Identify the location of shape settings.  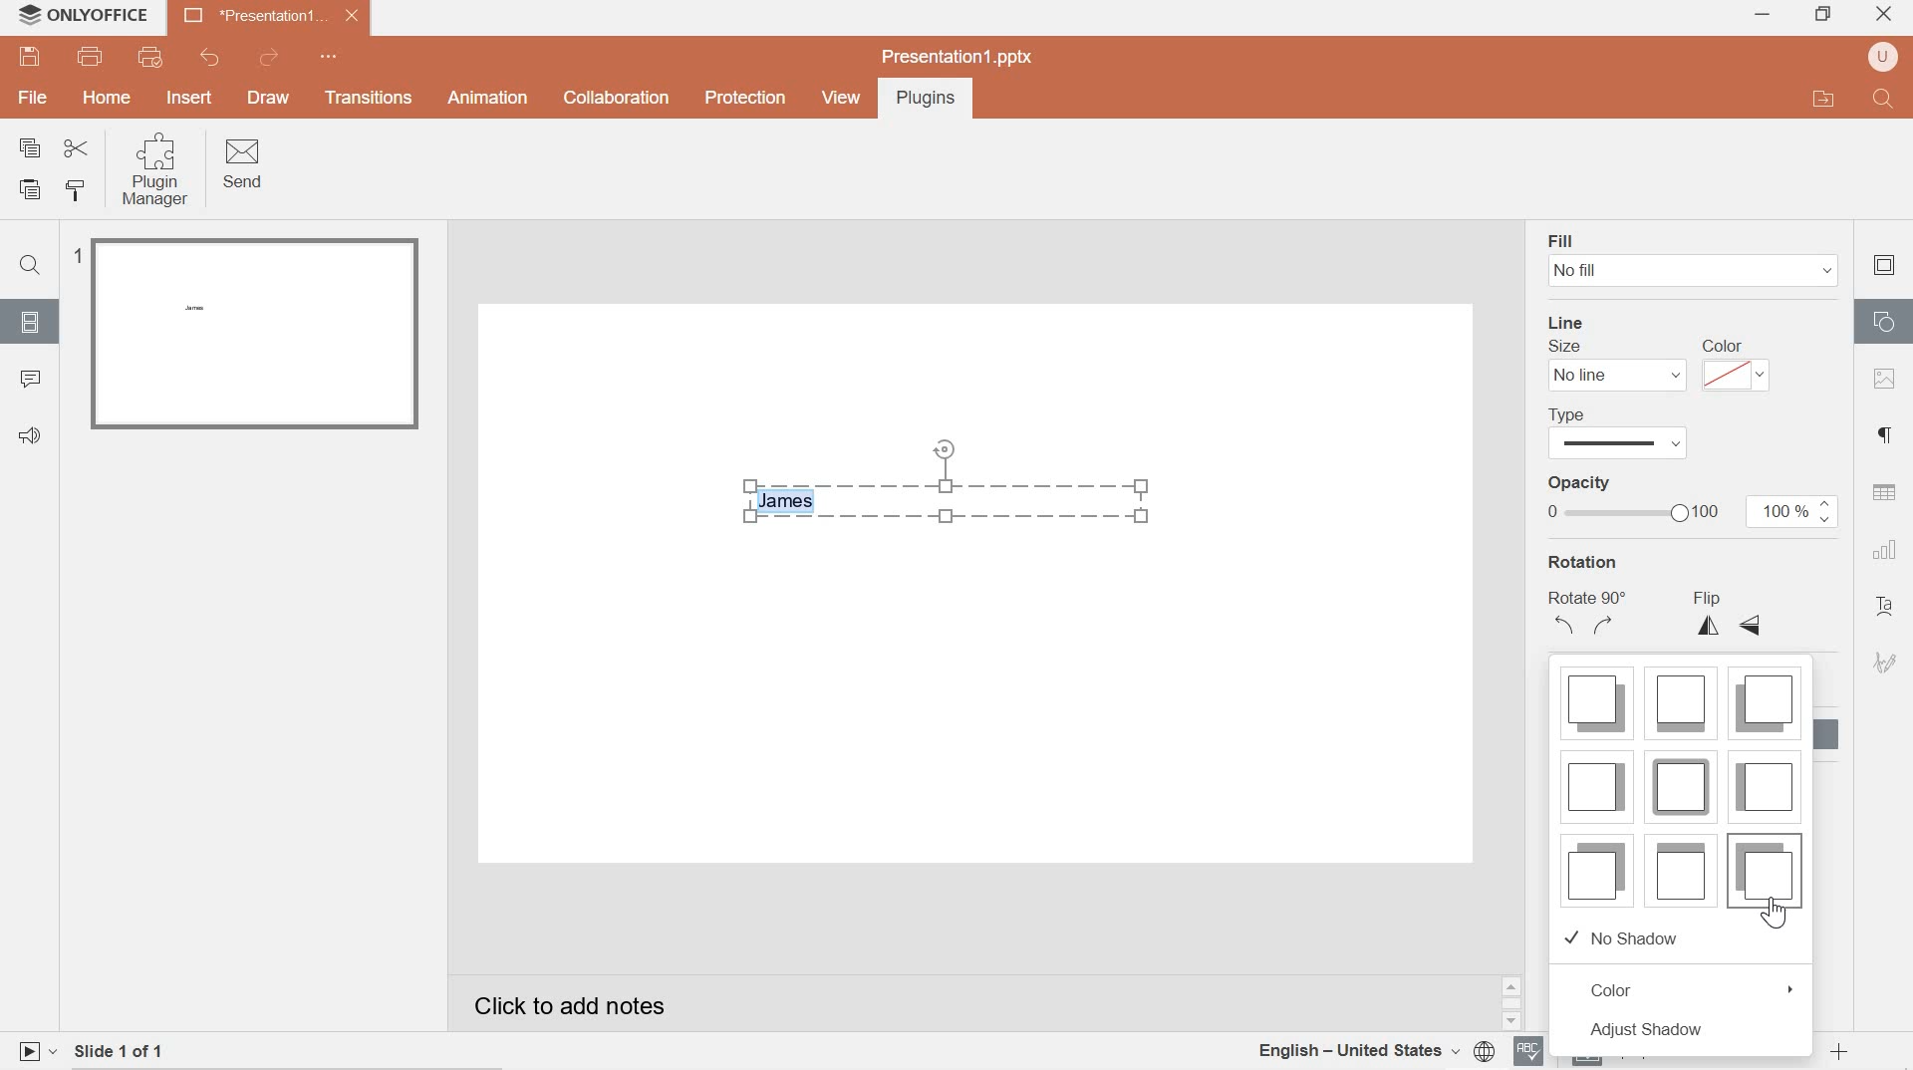
(1886, 321).